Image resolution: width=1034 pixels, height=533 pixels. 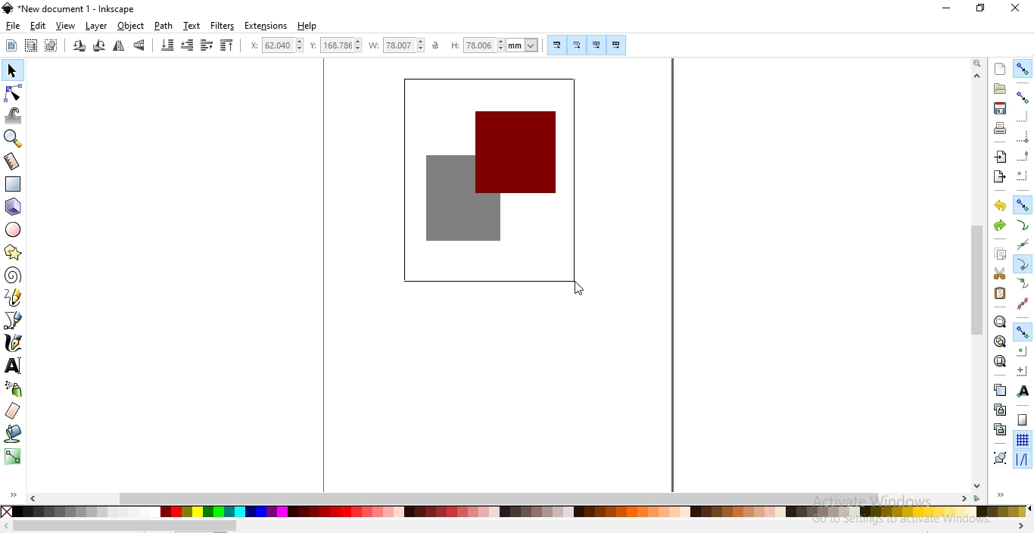 I want to click on tweak objects by sculpting or painting, so click(x=15, y=116).